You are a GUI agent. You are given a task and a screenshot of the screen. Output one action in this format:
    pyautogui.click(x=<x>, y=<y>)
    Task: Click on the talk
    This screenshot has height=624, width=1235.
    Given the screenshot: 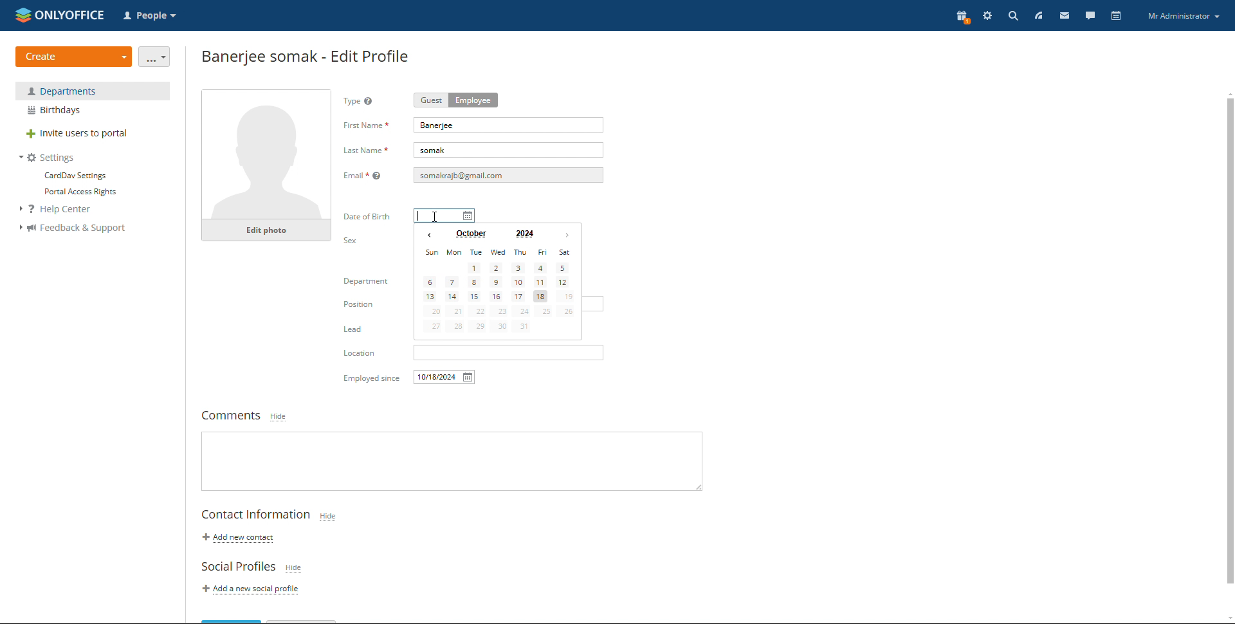 What is the action you would take?
    pyautogui.click(x=1090, y=15)
    